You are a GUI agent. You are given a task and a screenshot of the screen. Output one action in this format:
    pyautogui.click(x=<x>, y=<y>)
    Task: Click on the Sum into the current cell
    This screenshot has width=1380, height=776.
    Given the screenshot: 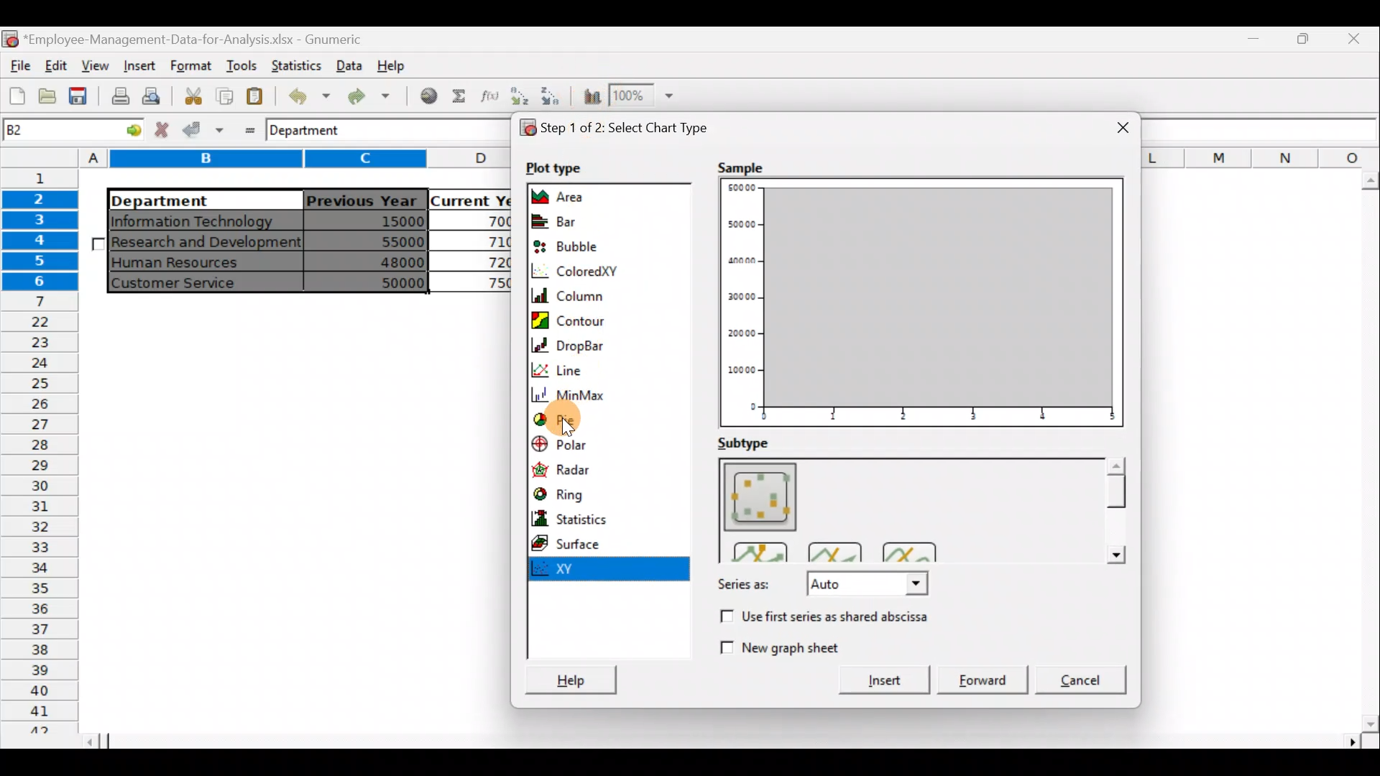 What is the action you would take?
    pyautogui.click(x=460, y=95)
    